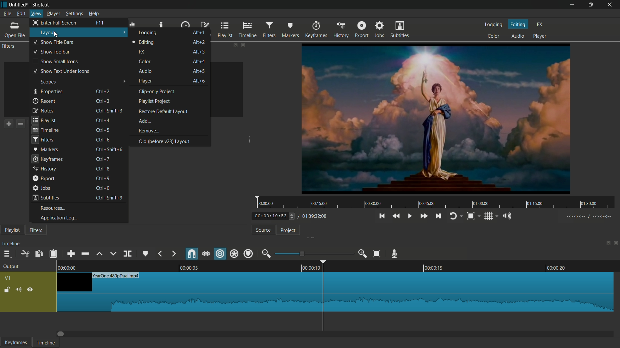  I want to click on hide, so click(30, 290).